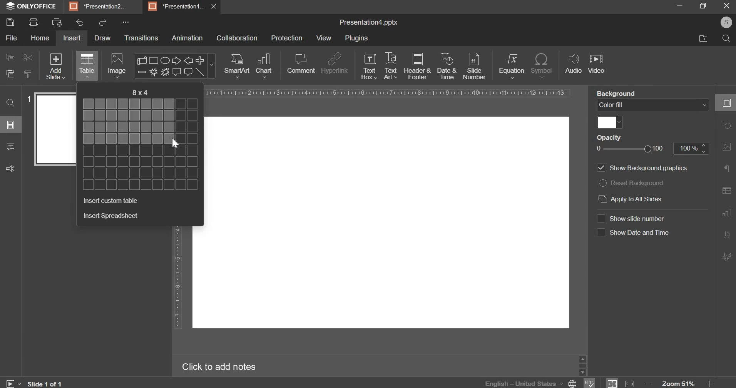 This screenshot has height=388, width=736. What do you see at coordinates (653, 105) in the screenshot?
I see `background fill` at bounding box center [653, 105].